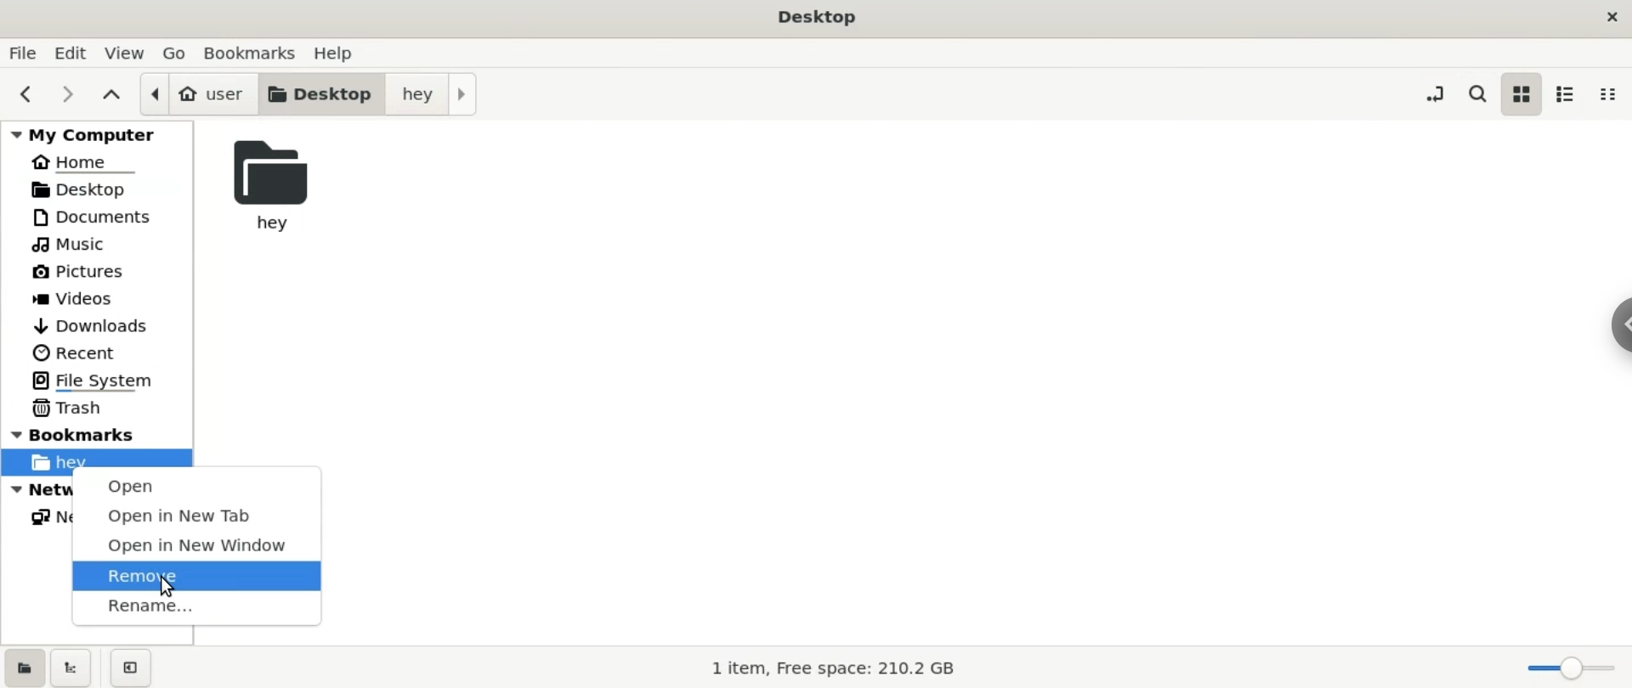 Image resolution: width=1632 pixels, height=688 pixels. Describe the element at coordinates (197, 550) in the screenshot. I see `open in new window` at that location.